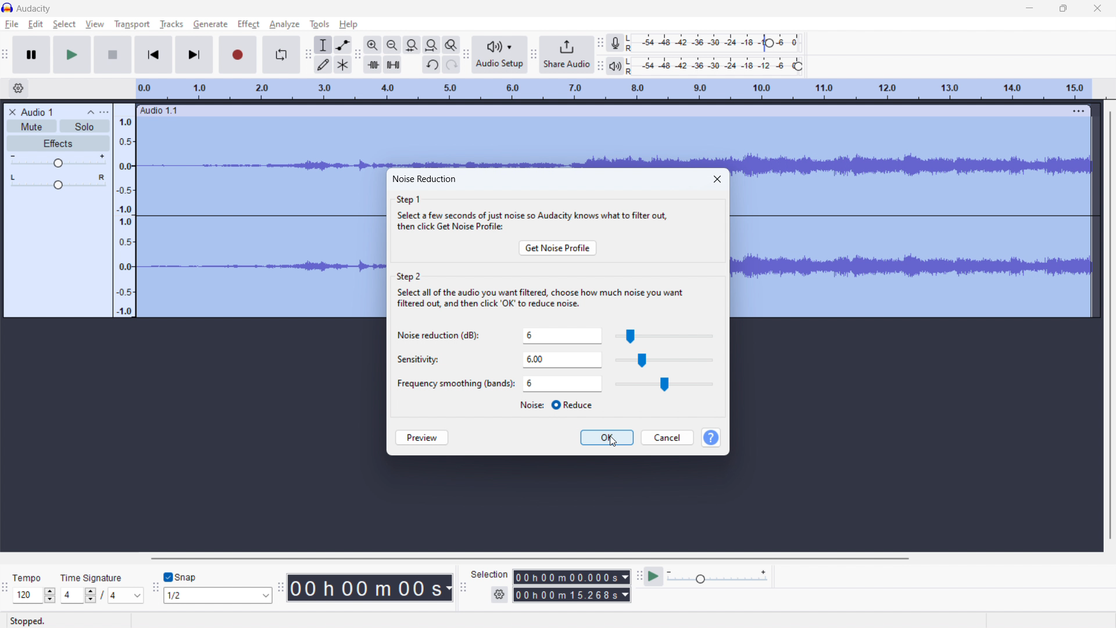 The height and width of the screenshot is (628, 1116). Describe the element at coordinates (30, 621) in the screenshot. I see `Stopped ` at that location.